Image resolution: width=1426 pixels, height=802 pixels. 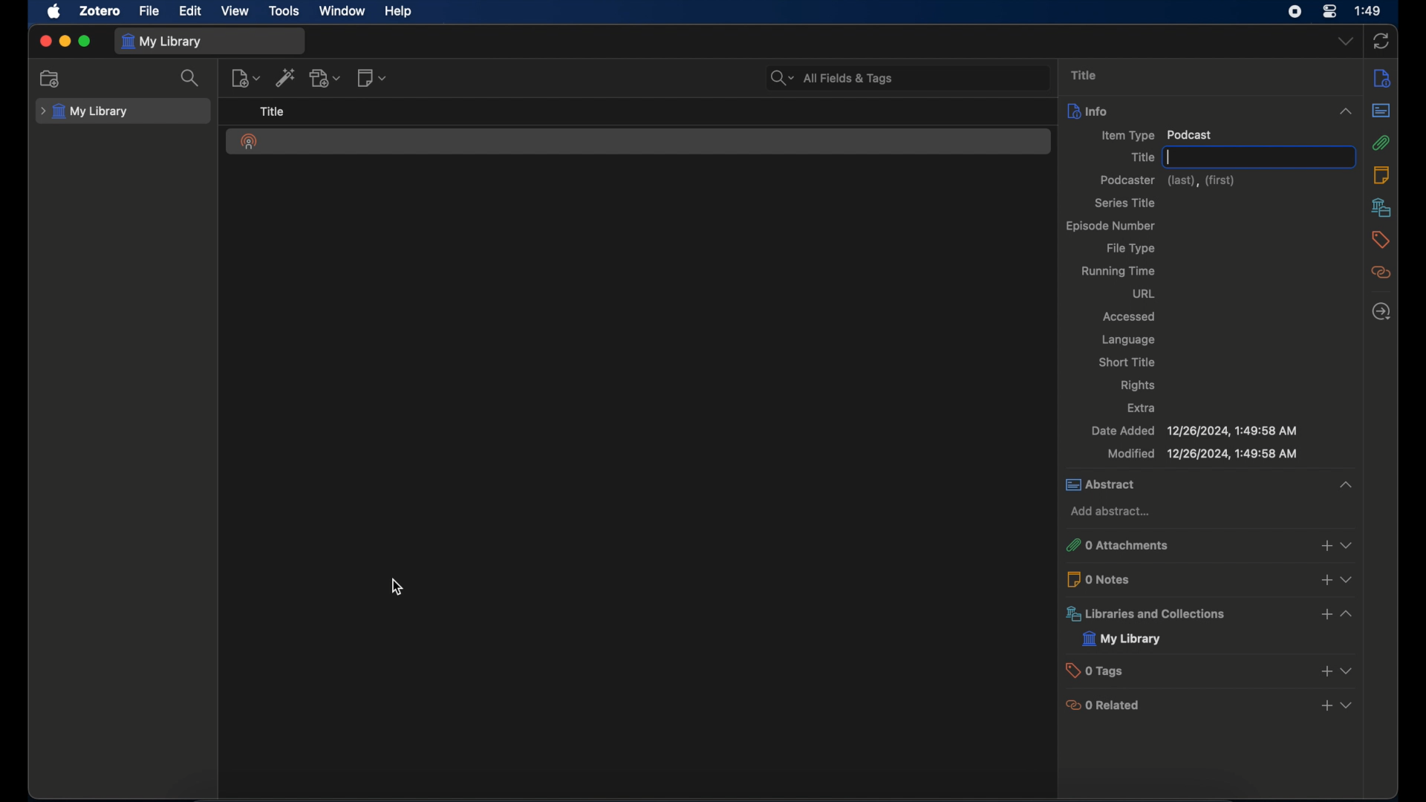 What do you see at coordinates (1381, 41) in the screenshot?
I see `sync` at bounding box center [1381, 41].